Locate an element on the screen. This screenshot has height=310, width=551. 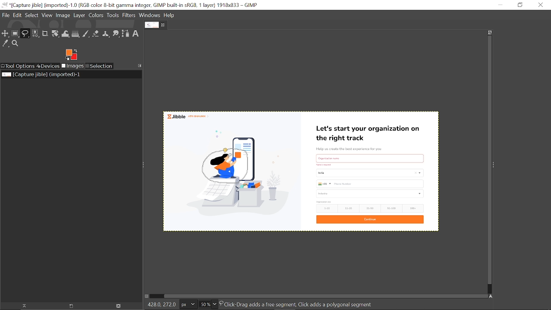
Cursor here is located at coordinates (226, 151).